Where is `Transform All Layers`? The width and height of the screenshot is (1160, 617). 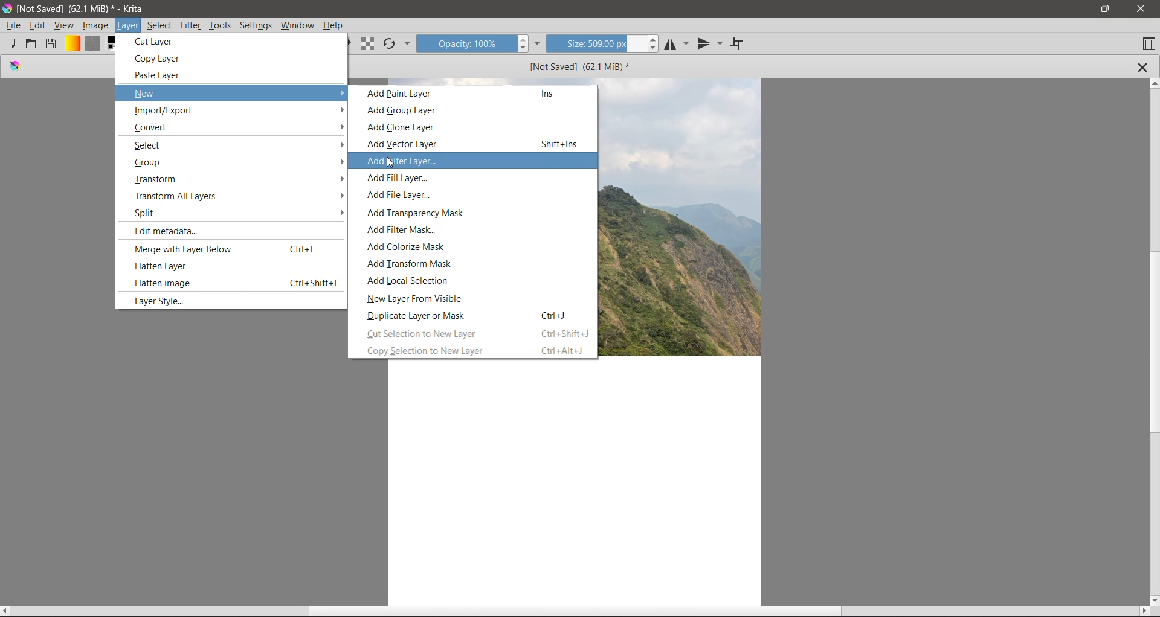 Transform All Layers is located at coordinates (237, 195).